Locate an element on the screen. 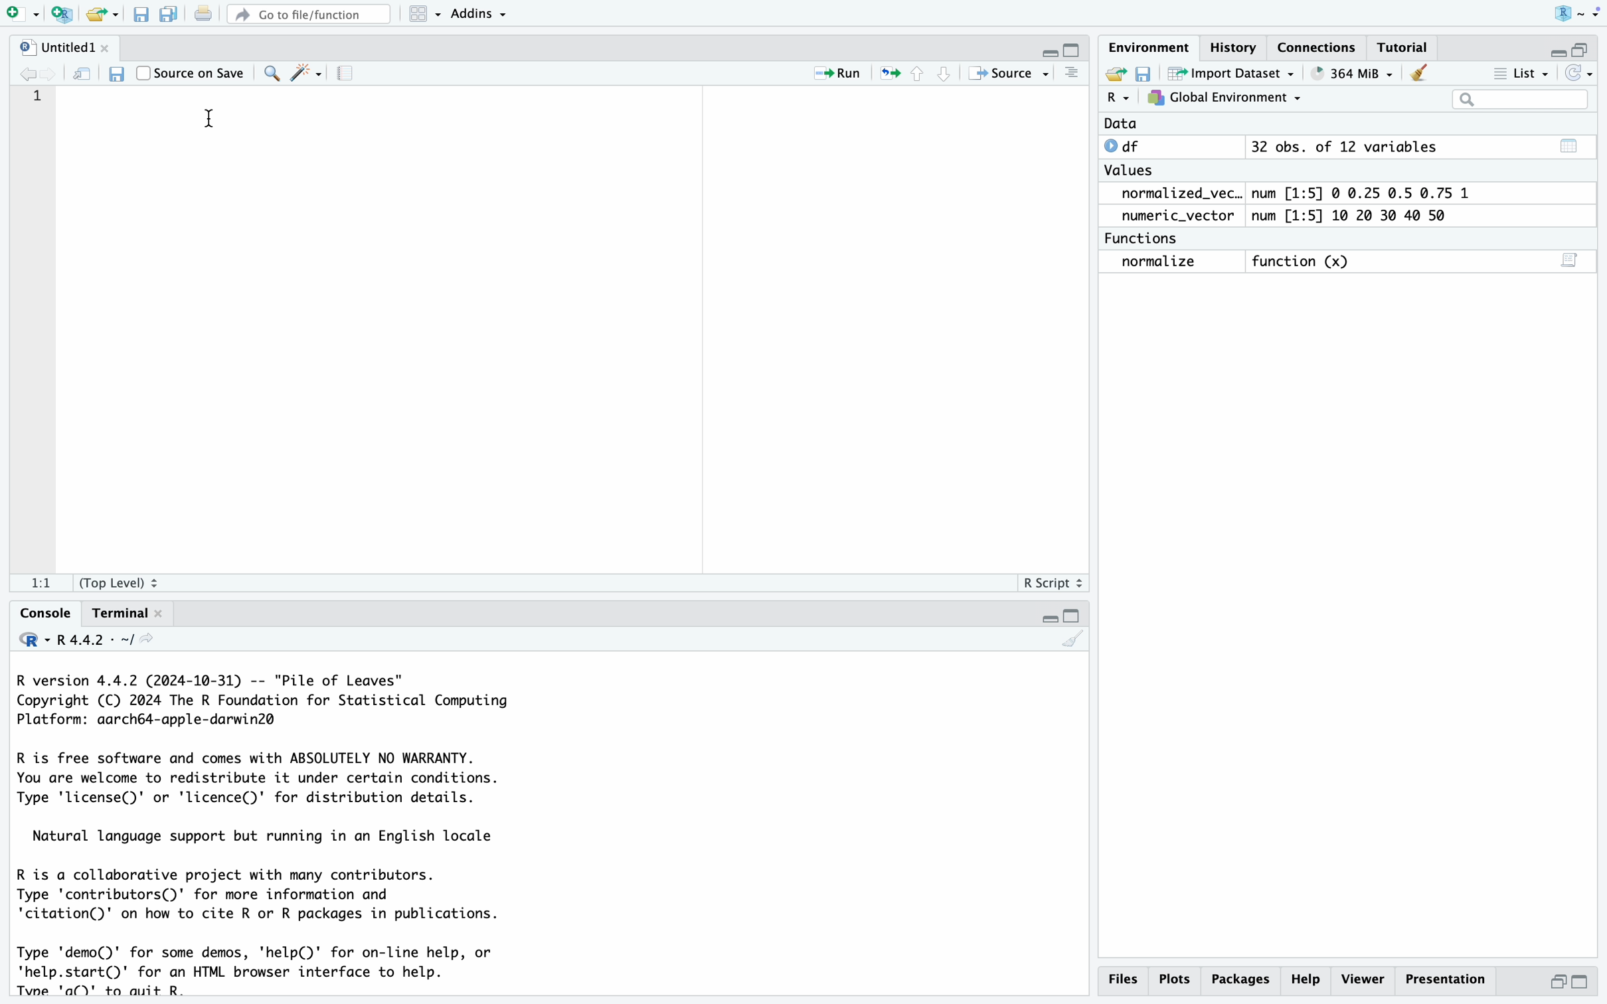 This screenshot has width=1607, height=1004. Normalize is located at coordinates (1161, 262).